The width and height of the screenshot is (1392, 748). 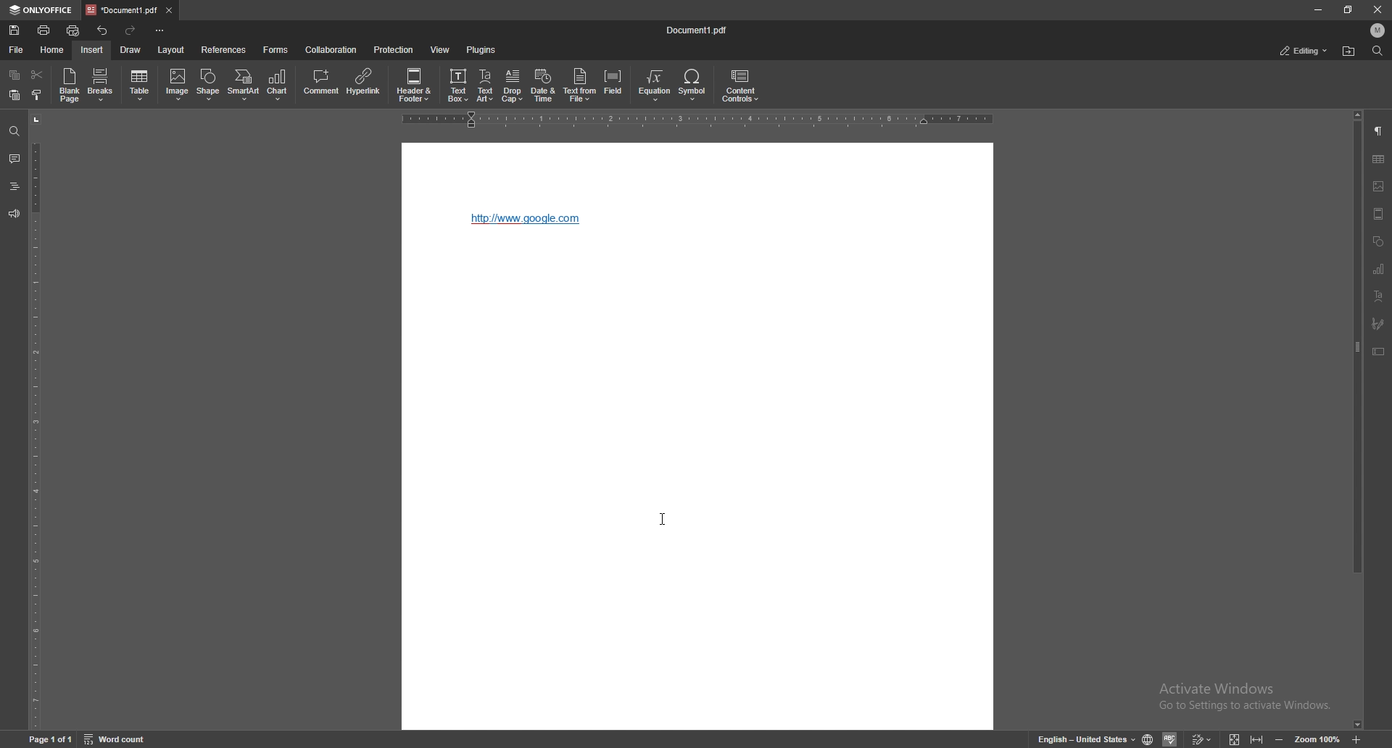 What do you see at coordinates (176, 86) in the screenshot?
I see `image` at bounding box center [176, 86].